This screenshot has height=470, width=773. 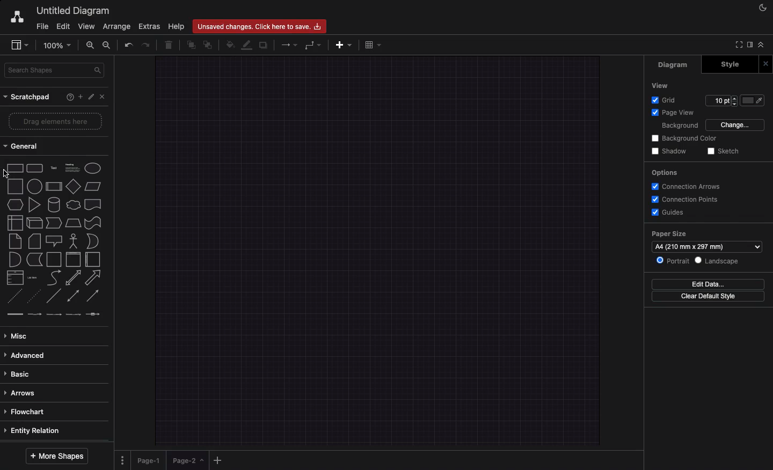 I want to click on actor, so click(x=74, y=240).